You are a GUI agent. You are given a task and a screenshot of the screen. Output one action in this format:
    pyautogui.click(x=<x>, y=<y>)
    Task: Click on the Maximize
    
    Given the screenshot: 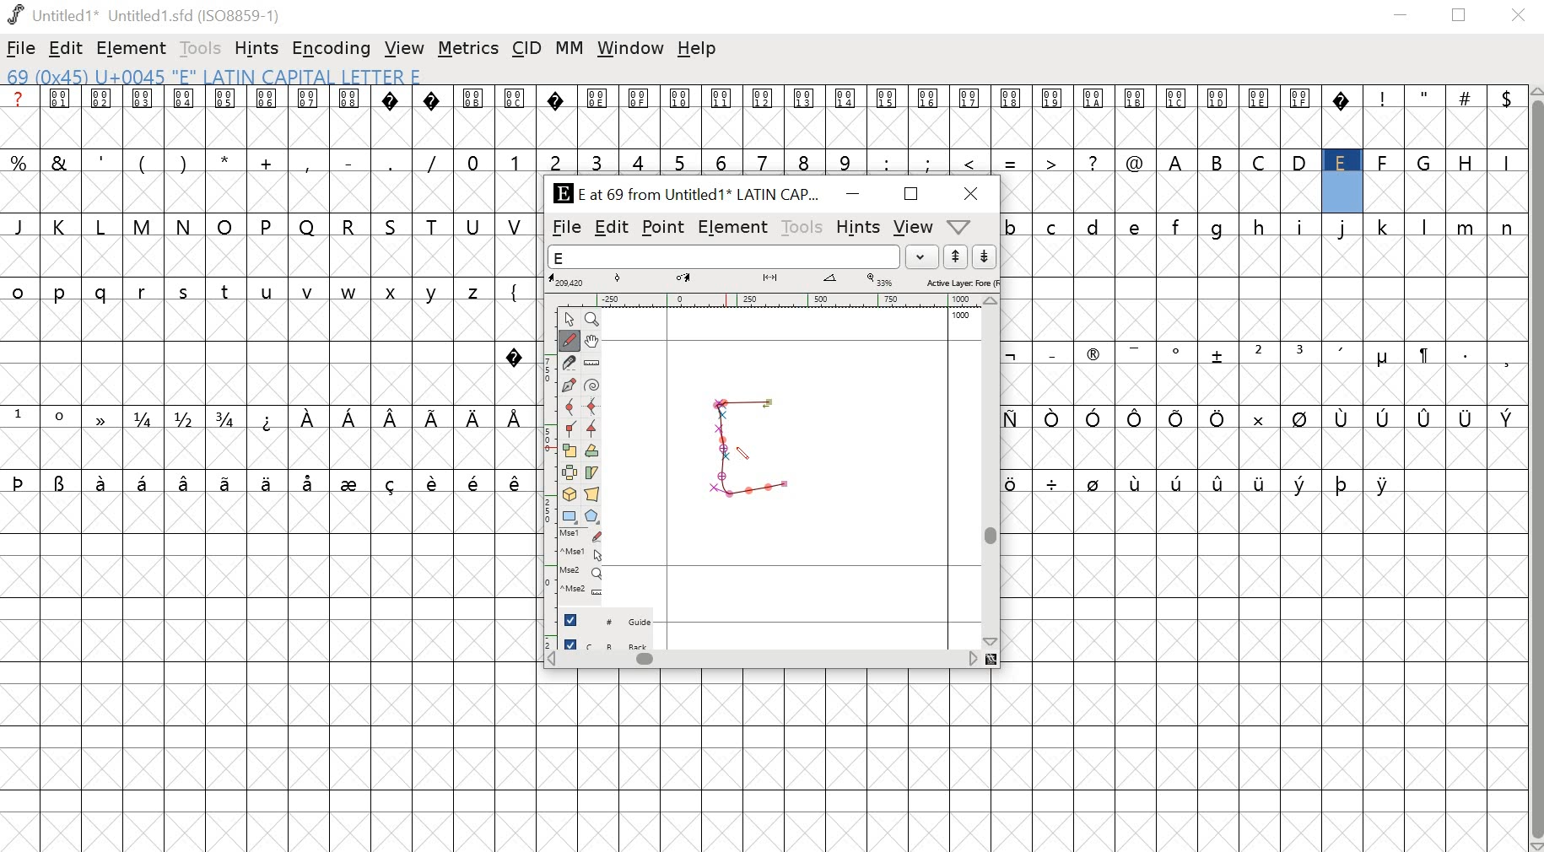 What is the action you would take?
    pyautogui.click(x=909, y=193)
    